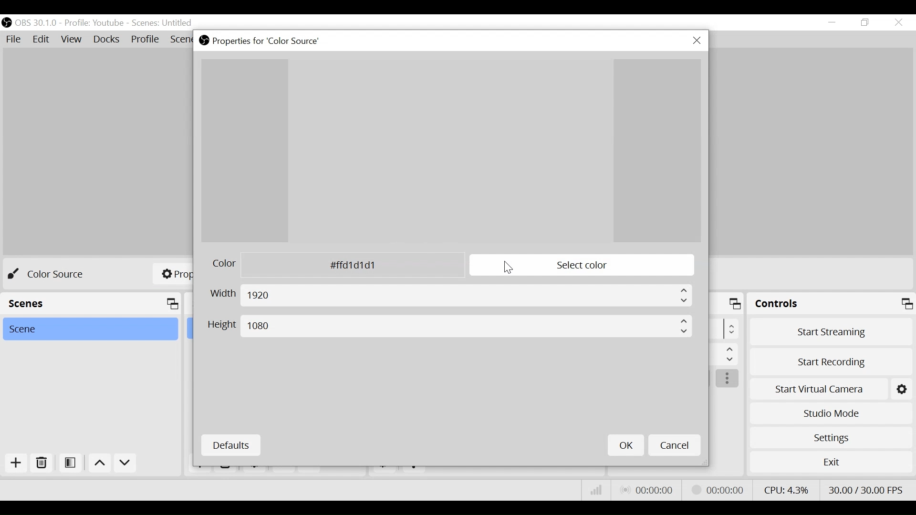 This screenshot has height=515, width=916. Describe the element at coordinates (163, 23) in the screenshot. I see `Scenes` at that location.